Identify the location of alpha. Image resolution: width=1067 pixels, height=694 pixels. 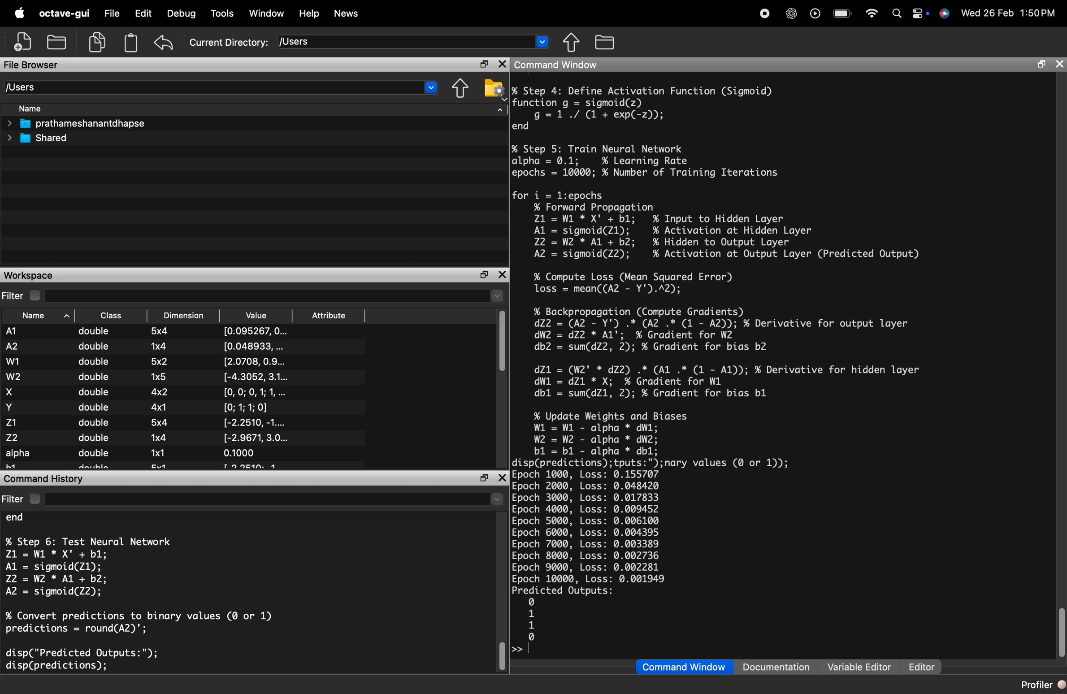
(19, 454).